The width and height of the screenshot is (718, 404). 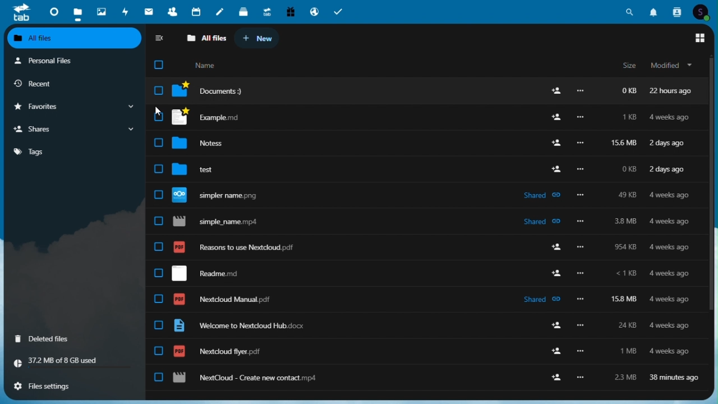 What do you see at coordinates (159, 38) in the screenshot?
I see `Collapse side bar` at bounding box center [159, 38].